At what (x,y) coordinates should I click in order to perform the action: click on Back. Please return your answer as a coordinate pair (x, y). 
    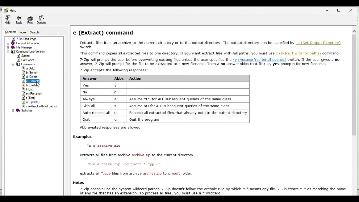
    Looking at the image, I should click on (19, 20).